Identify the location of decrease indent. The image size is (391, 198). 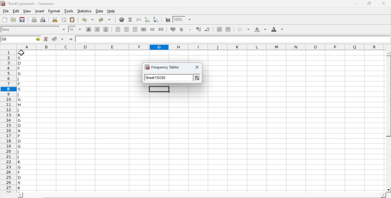
(219, 29).